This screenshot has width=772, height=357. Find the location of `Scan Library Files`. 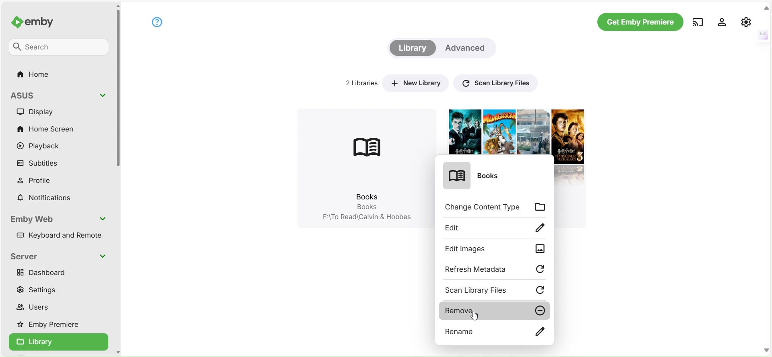

Scan Library Files is located at coordinates (496, 290).